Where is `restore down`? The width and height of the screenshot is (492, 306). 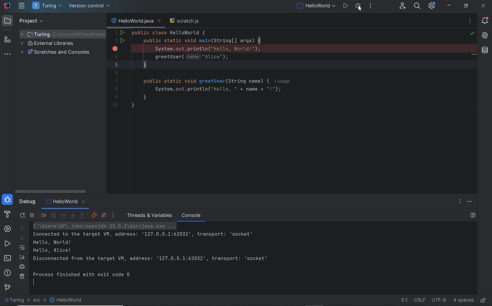 restore down is located at coordinates (466, 6).